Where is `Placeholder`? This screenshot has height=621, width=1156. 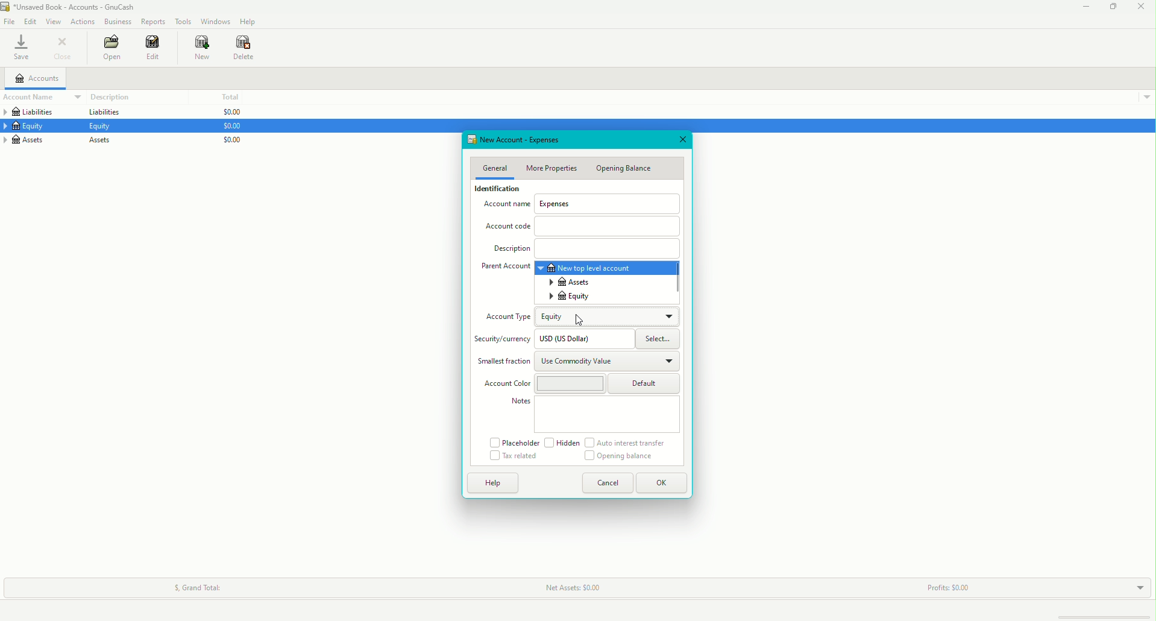
Placeholder is located at coordinates (514, 443).